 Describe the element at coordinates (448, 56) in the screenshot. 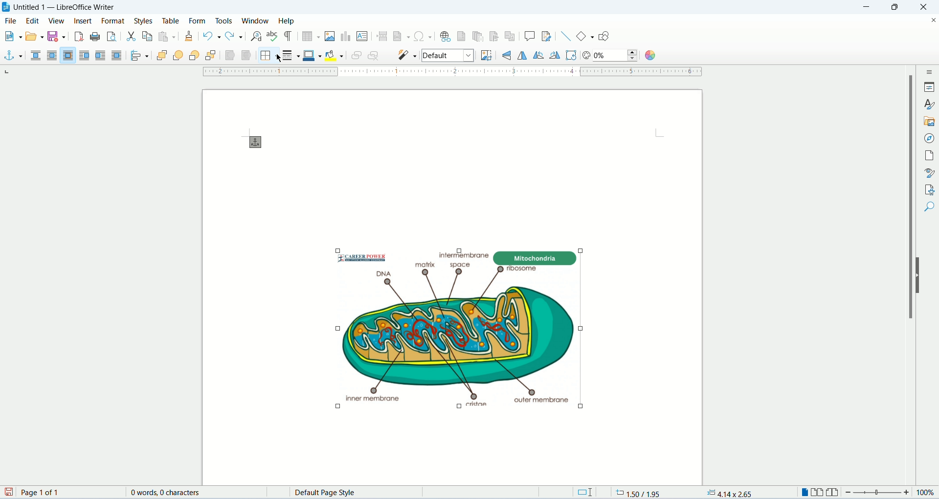

I see `image mode` at that location.